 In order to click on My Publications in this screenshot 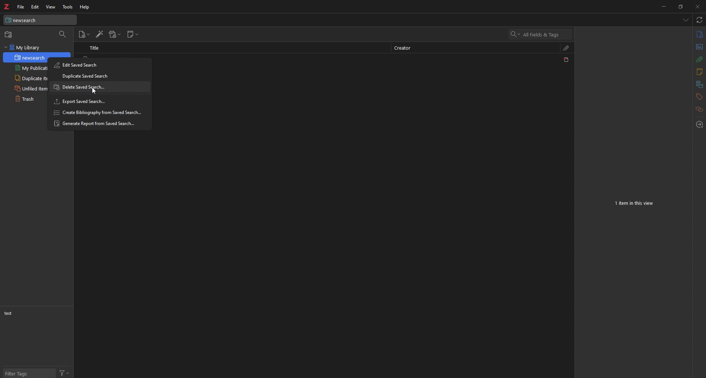, I will do `click(30, 68)`.